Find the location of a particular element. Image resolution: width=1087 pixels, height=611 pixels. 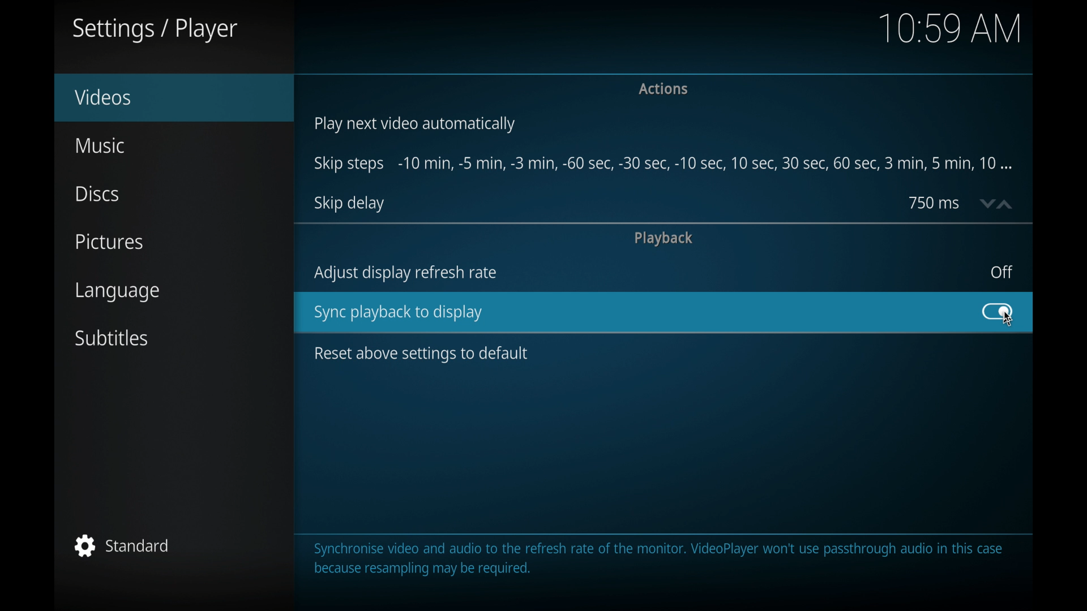

Synchronise video and audio to the refresh rate of the monitor. VideoPlayer won't use passthrough audio in this casebecause resampling may be required. is located at coordinates (657, 560).